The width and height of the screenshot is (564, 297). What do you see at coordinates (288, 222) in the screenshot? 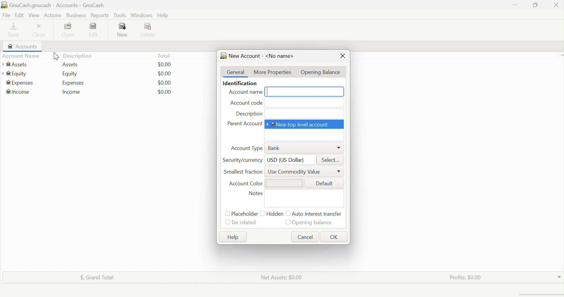
I see `Checkbox` at bounding box center [288, 222].